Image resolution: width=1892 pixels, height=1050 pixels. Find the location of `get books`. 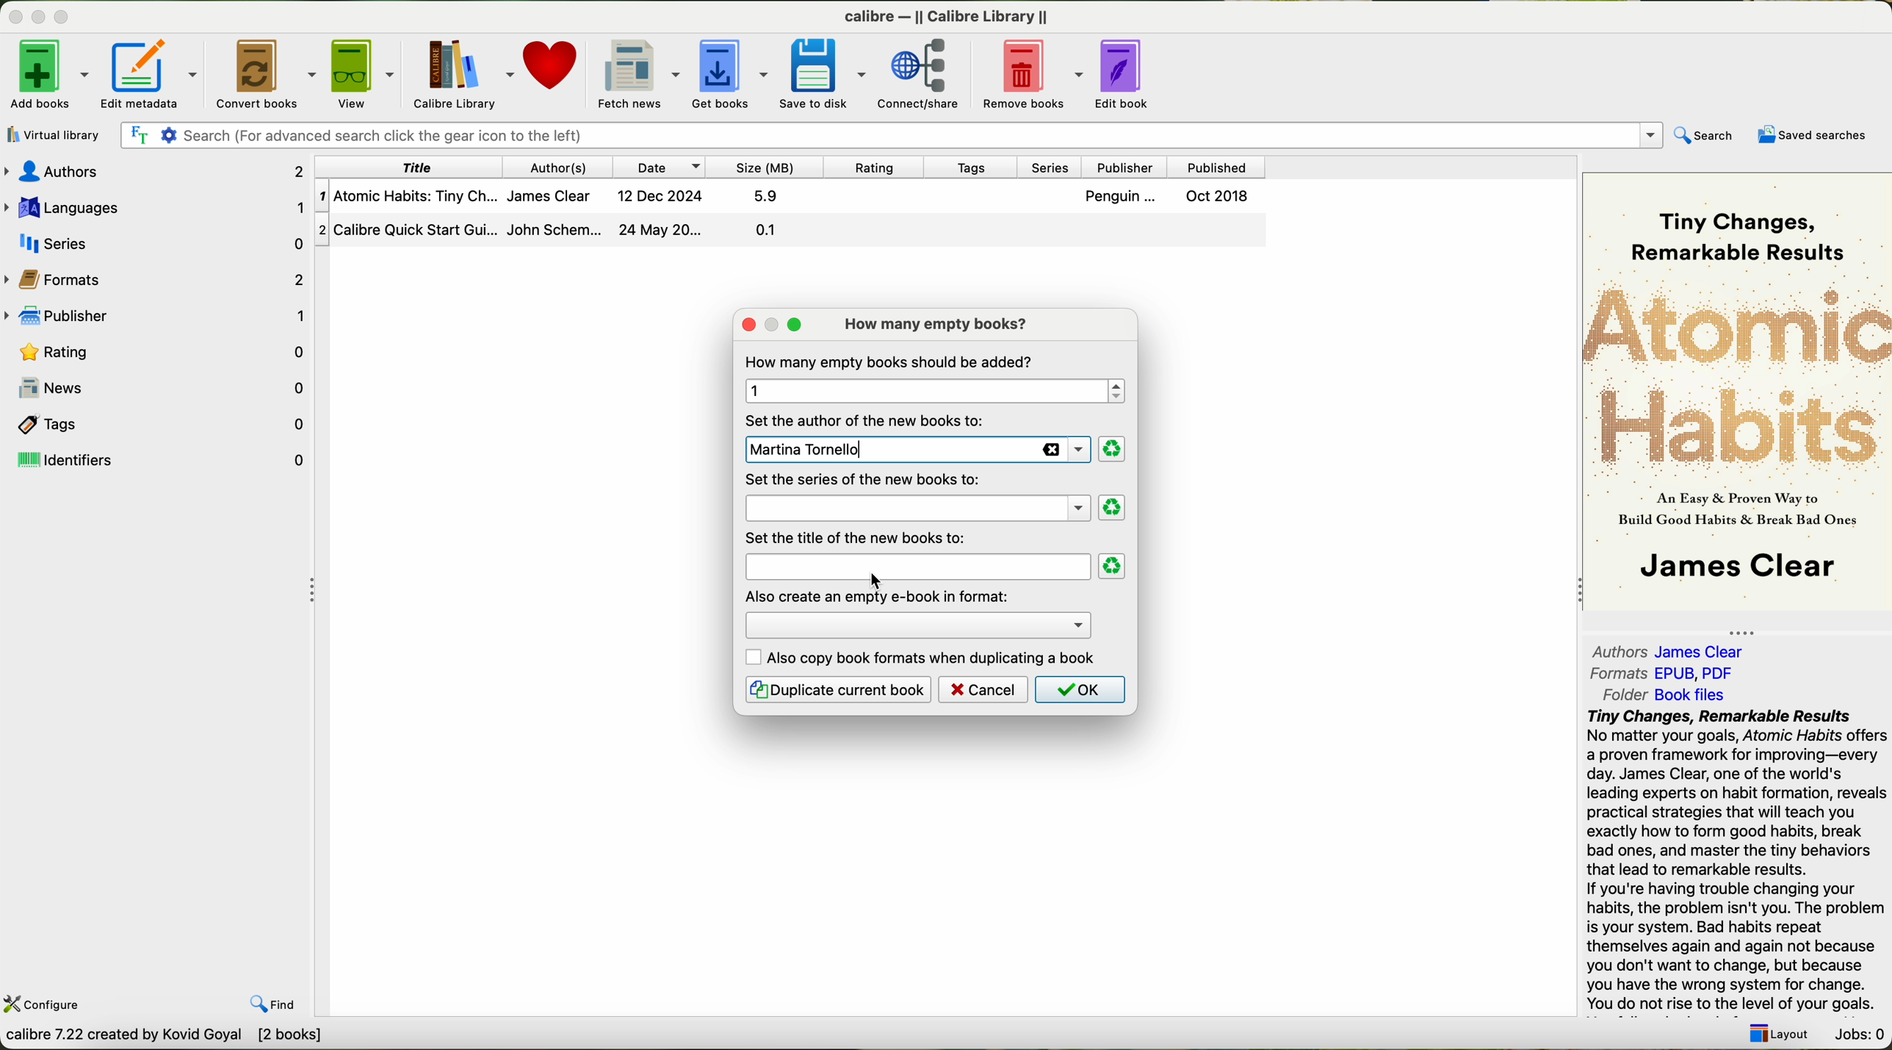

get books is located at coordinates (727, 73).